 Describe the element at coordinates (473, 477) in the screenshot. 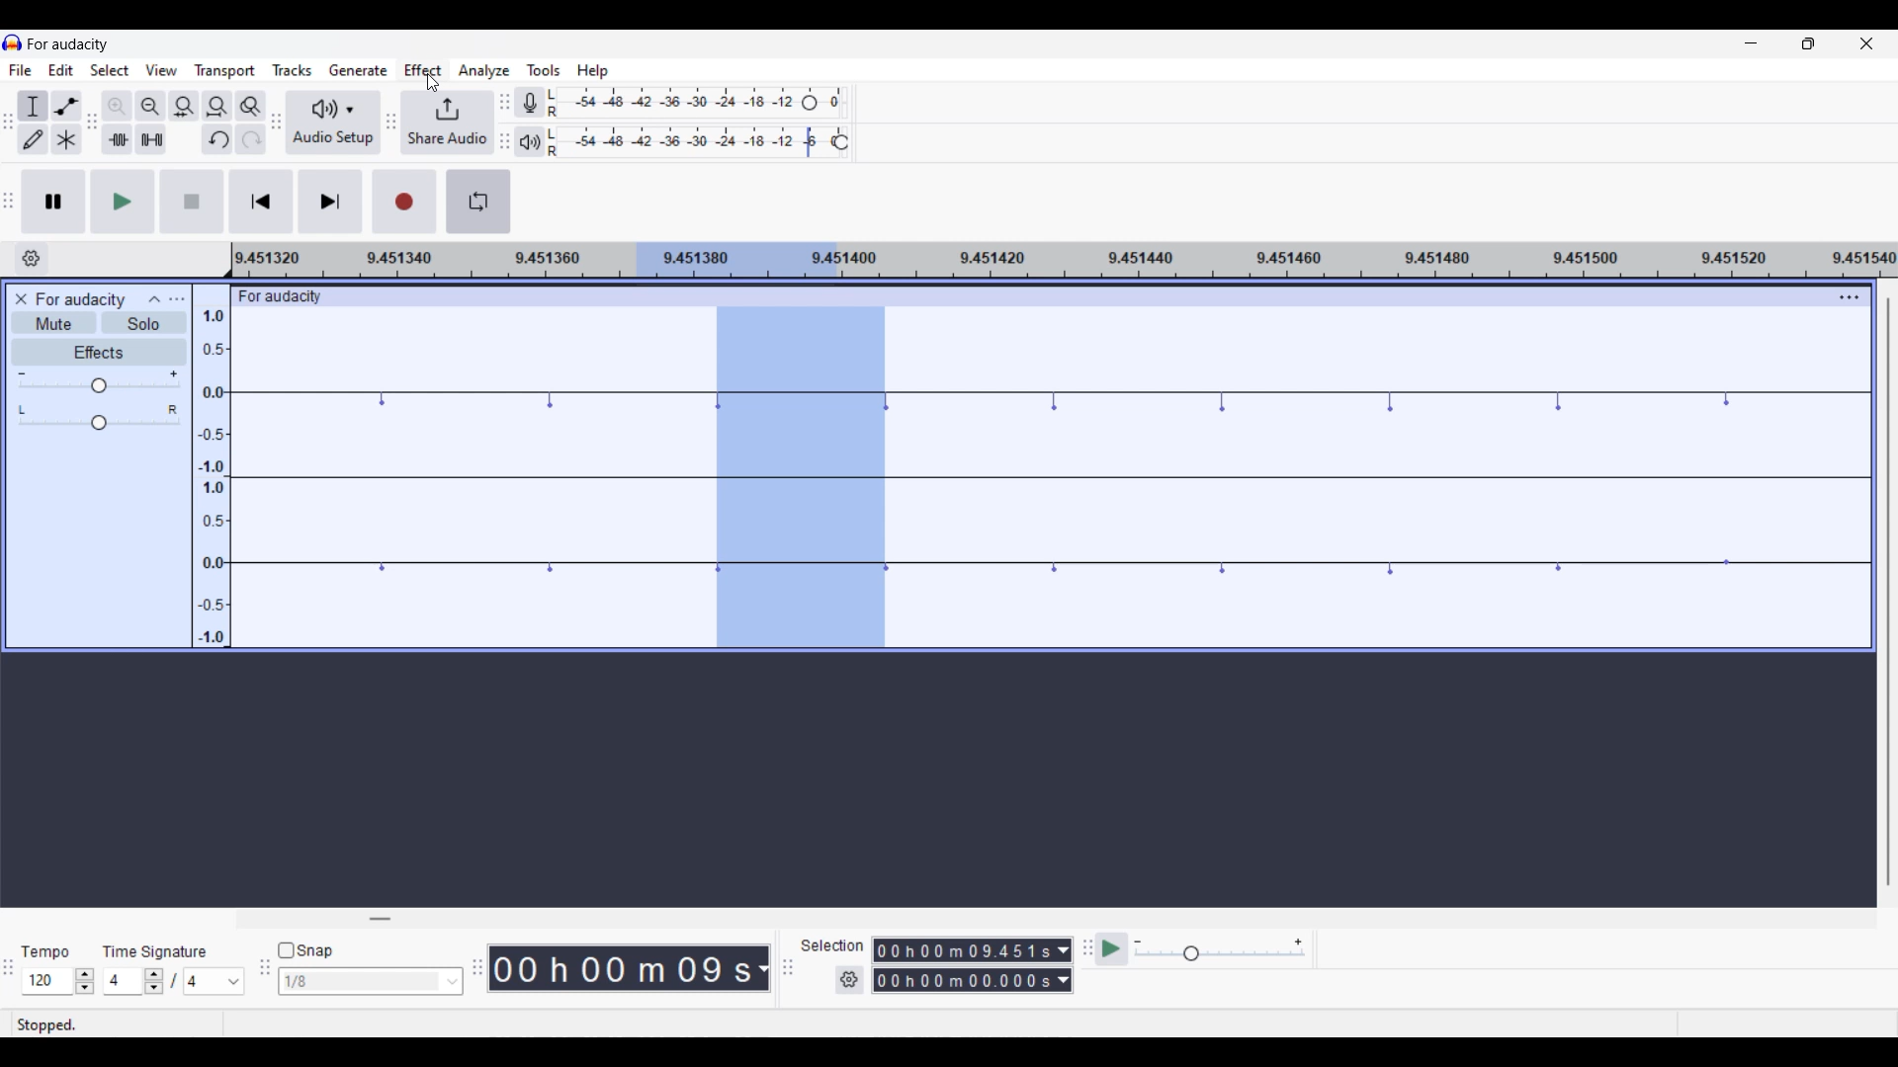

I see `Current track` at that location.